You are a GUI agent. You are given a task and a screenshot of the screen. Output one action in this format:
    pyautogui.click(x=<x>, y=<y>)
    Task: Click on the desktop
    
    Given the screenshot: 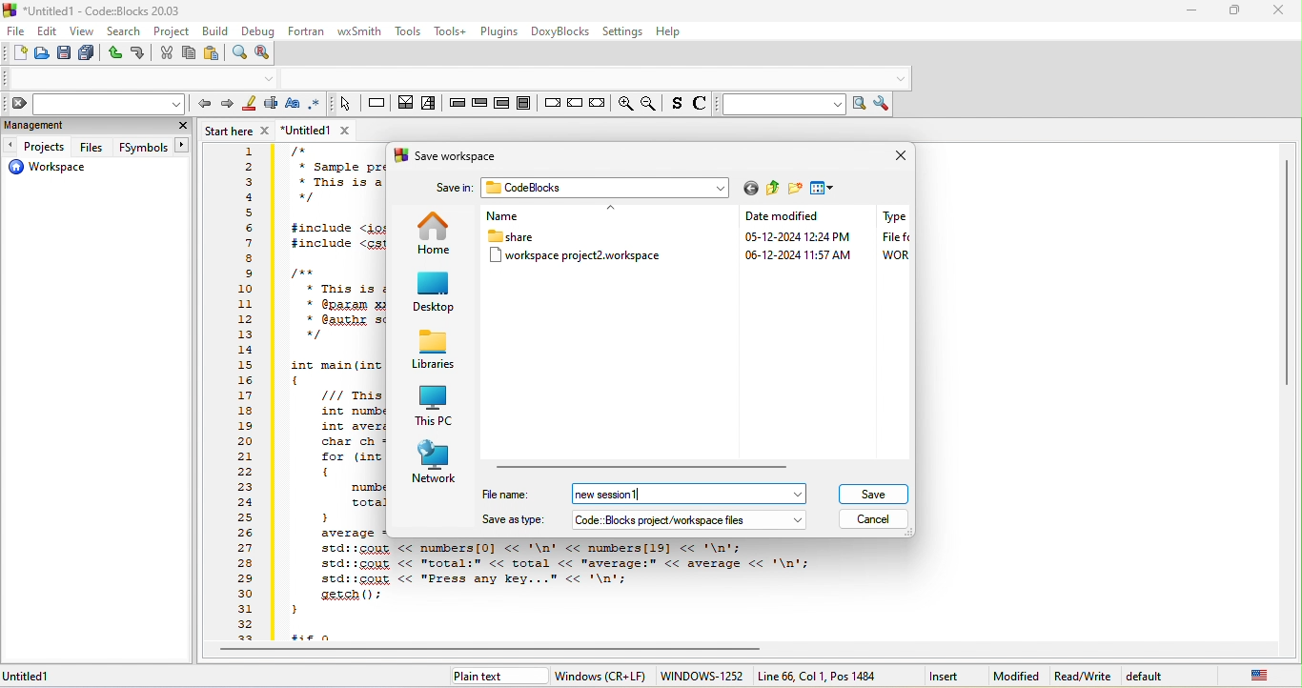 What is the action you would take?
    pyautogui.click(x=435, y=293)
    